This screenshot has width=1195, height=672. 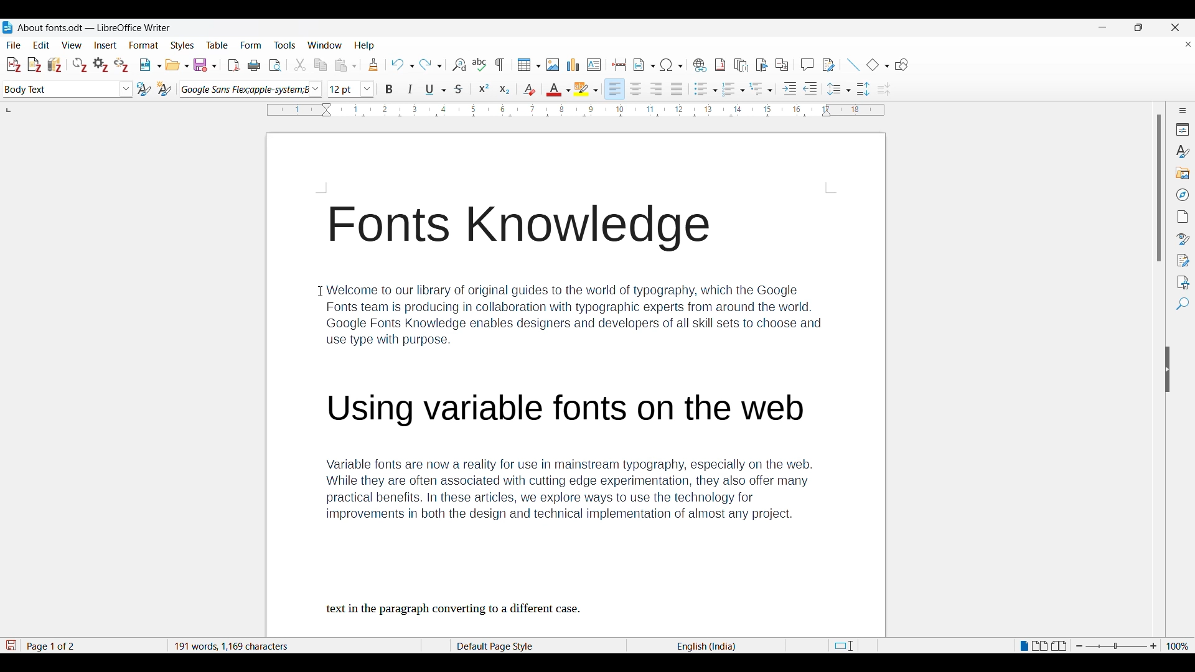 What do you see at coordinates (734, 89) in the screenshot?
I see `Ordered list` at bounding box center [734, 89].